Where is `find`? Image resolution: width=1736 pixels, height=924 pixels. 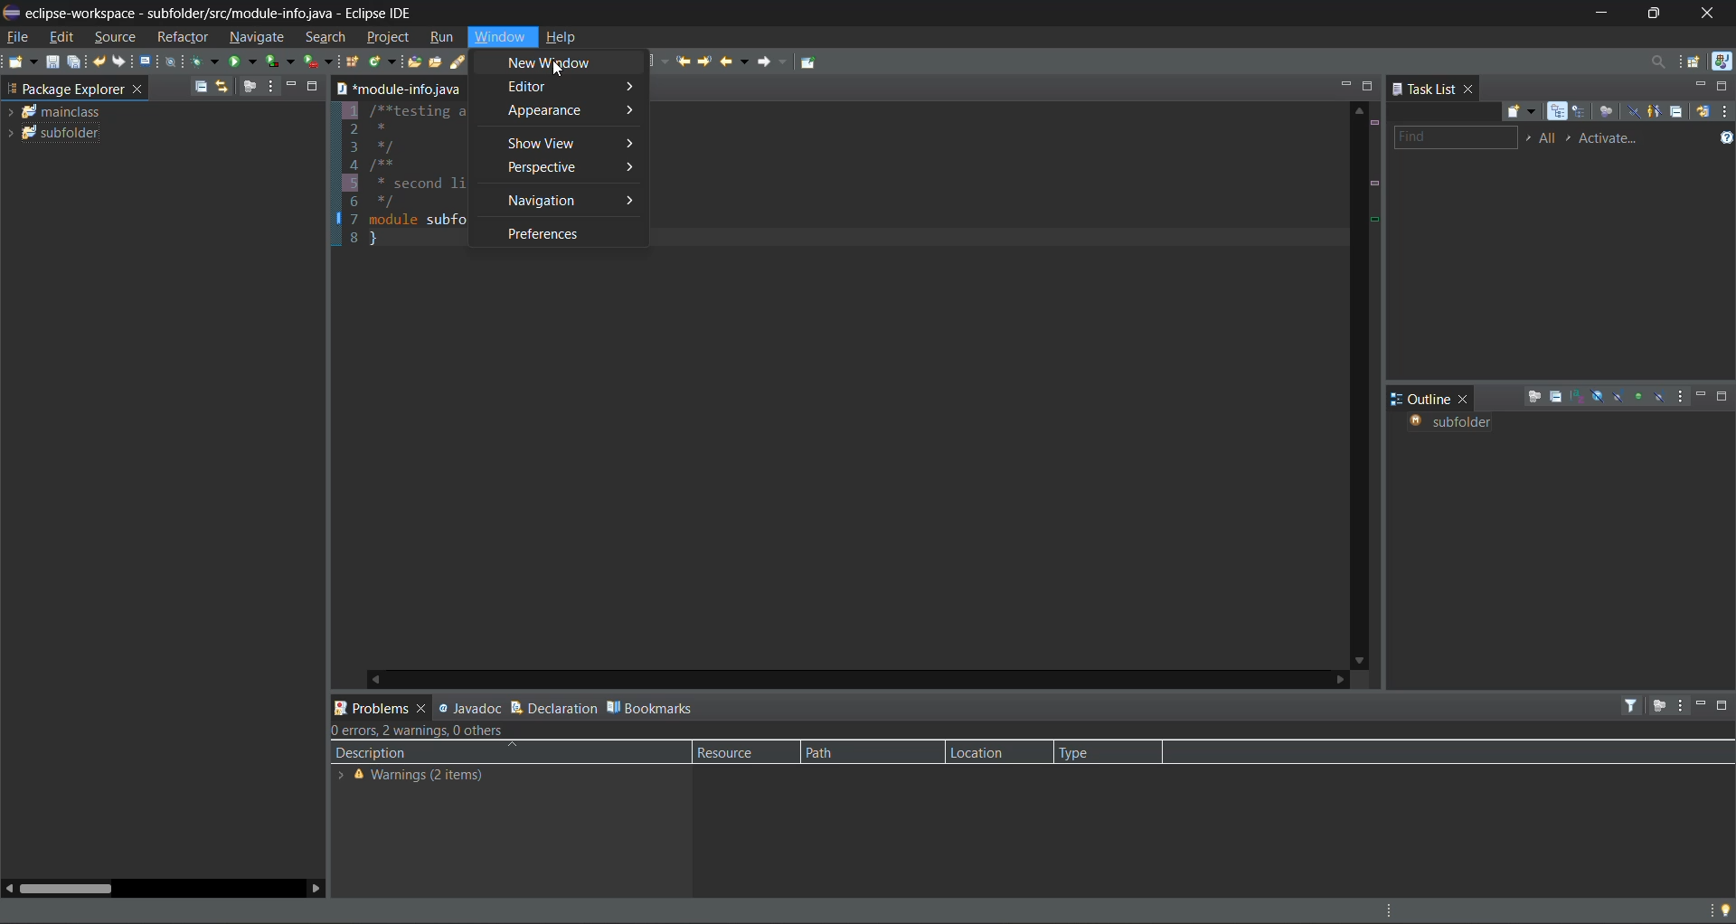 find is located at coordinates (1453, 137).